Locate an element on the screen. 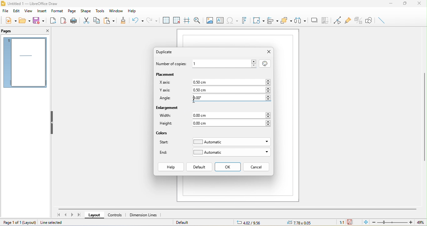 The image size is (427, 226). 0.50 cm is located at coordinates (229, 82).